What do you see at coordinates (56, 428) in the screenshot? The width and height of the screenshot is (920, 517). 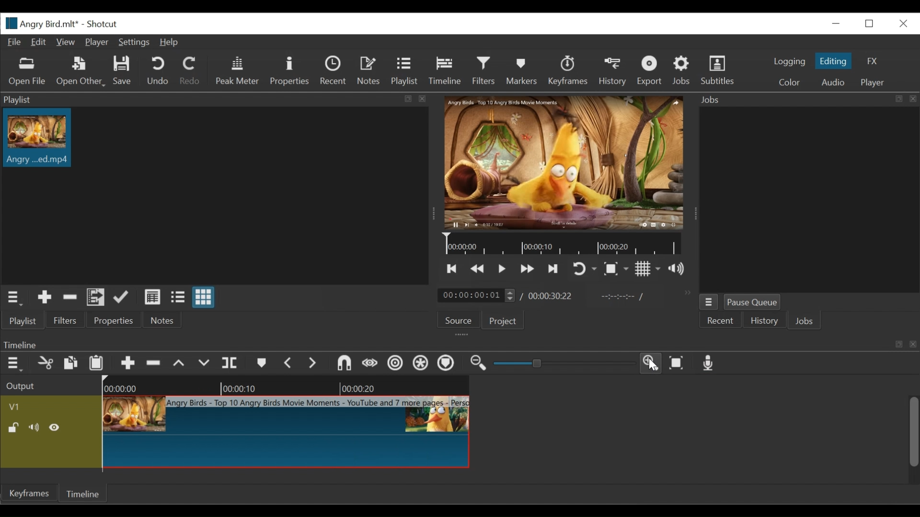 I see `Hide` at bounding box center [56, 428].